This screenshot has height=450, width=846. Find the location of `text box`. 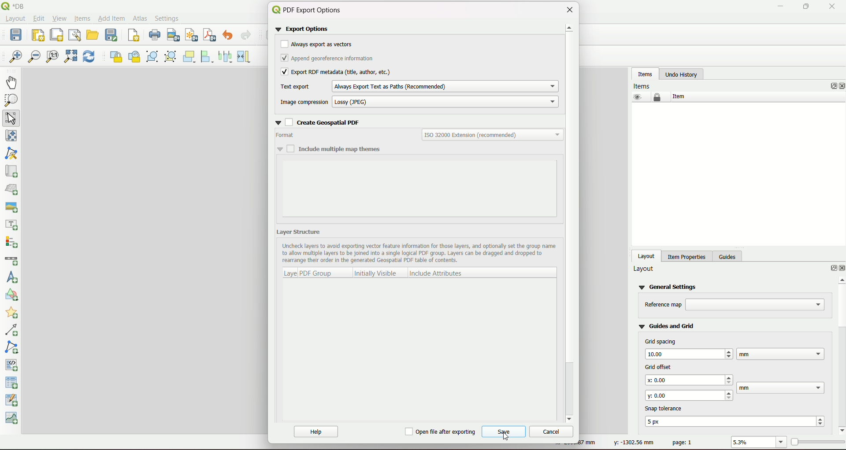

text box is located at coordinates (737, 421).